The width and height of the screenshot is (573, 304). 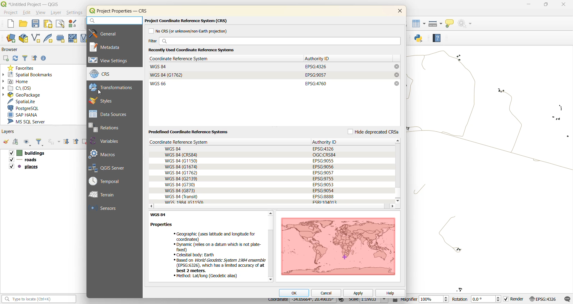 What do you see at coordinates (181, 184) in the screenshot?
I see `WGS 84 (G730)` at bounding box center [181, 184].